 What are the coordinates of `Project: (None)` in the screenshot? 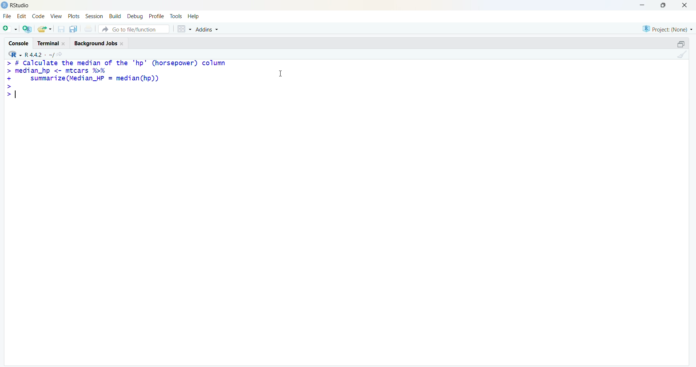 It's located at (667, 29).